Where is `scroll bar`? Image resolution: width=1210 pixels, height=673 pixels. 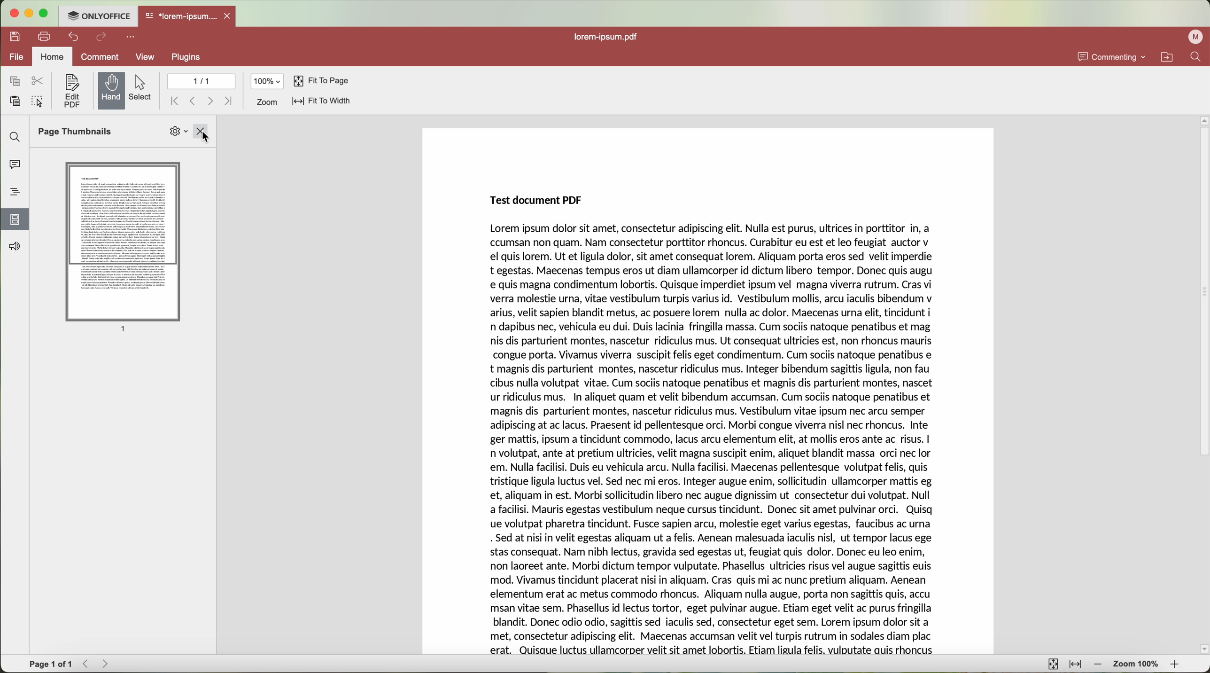
scroll bar is located at coordinates (1202, 384).